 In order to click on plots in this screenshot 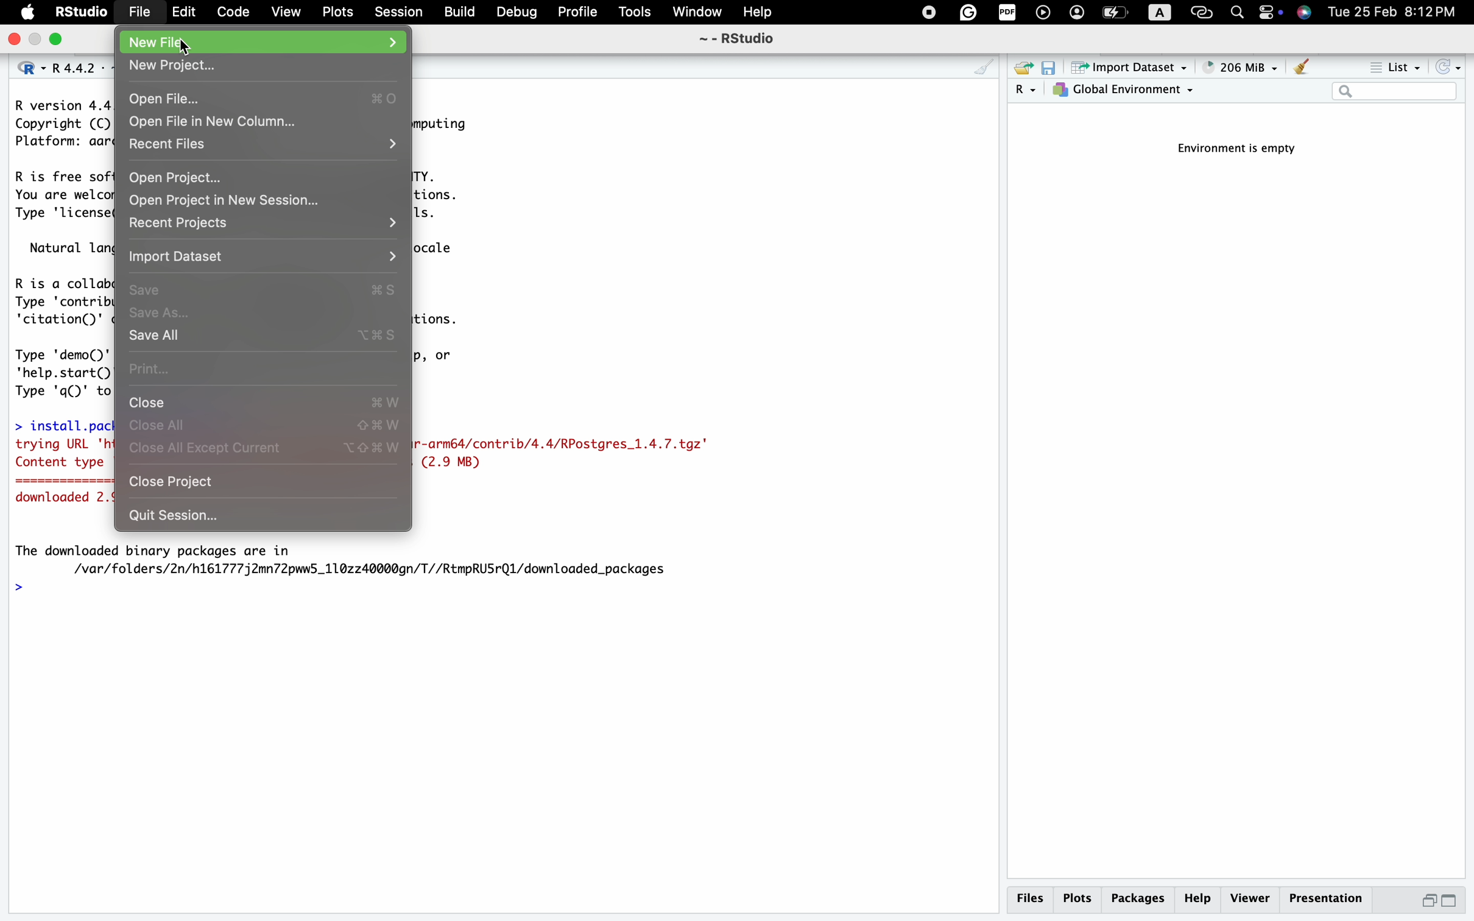, I will do `click(1077, 898)`.